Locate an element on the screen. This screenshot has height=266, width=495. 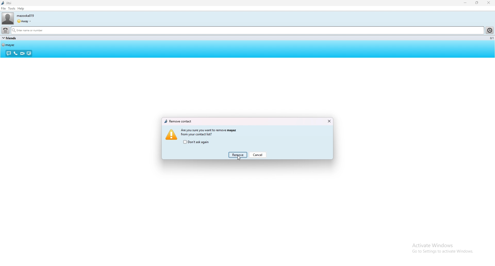
user status is located at coordinates (24, 21).